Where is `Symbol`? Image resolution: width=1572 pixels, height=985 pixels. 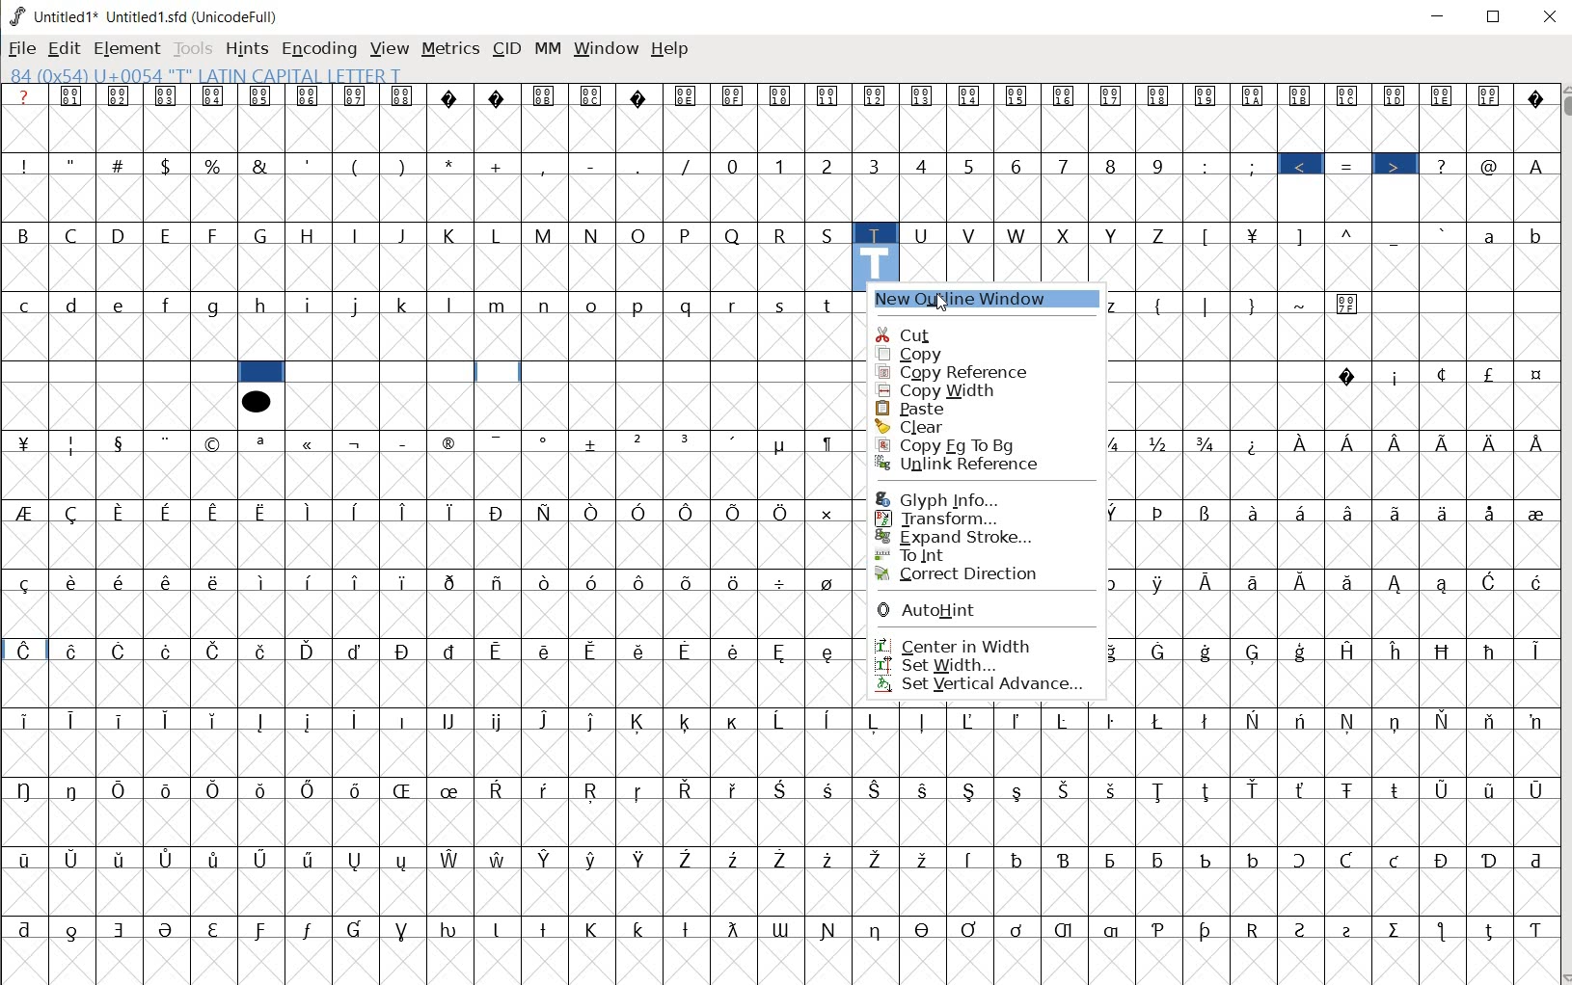 Symbol is located at coordinates (452, 720).